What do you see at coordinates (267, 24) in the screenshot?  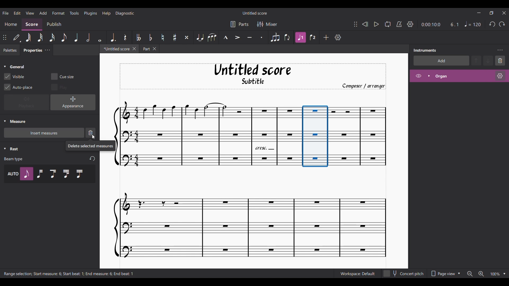 I see `Mixer settings` at bounding box center [267, 24].